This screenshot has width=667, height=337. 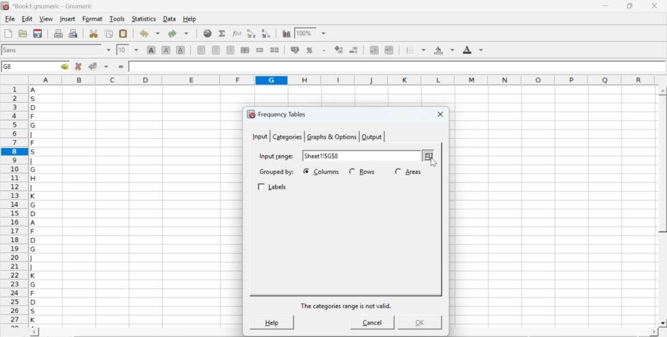 What do you see at coordinates (287, 33) in the screenshot?
I see `insert chart` at bounding box center [287, 33].